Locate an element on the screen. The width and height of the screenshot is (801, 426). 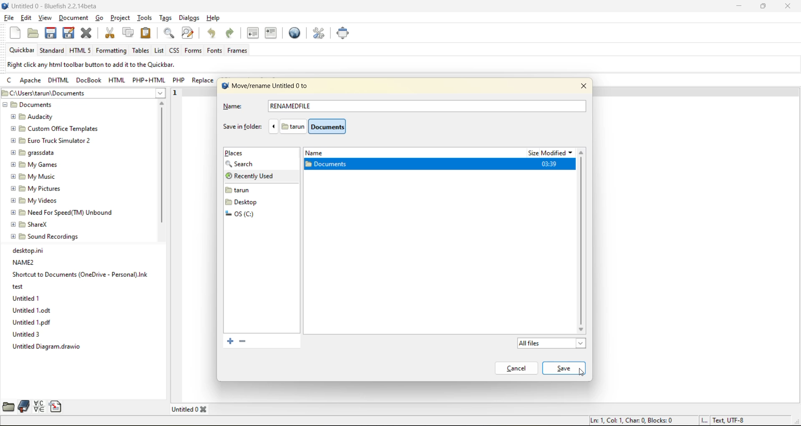
move/rename filename is located at coordinates (272, 87).